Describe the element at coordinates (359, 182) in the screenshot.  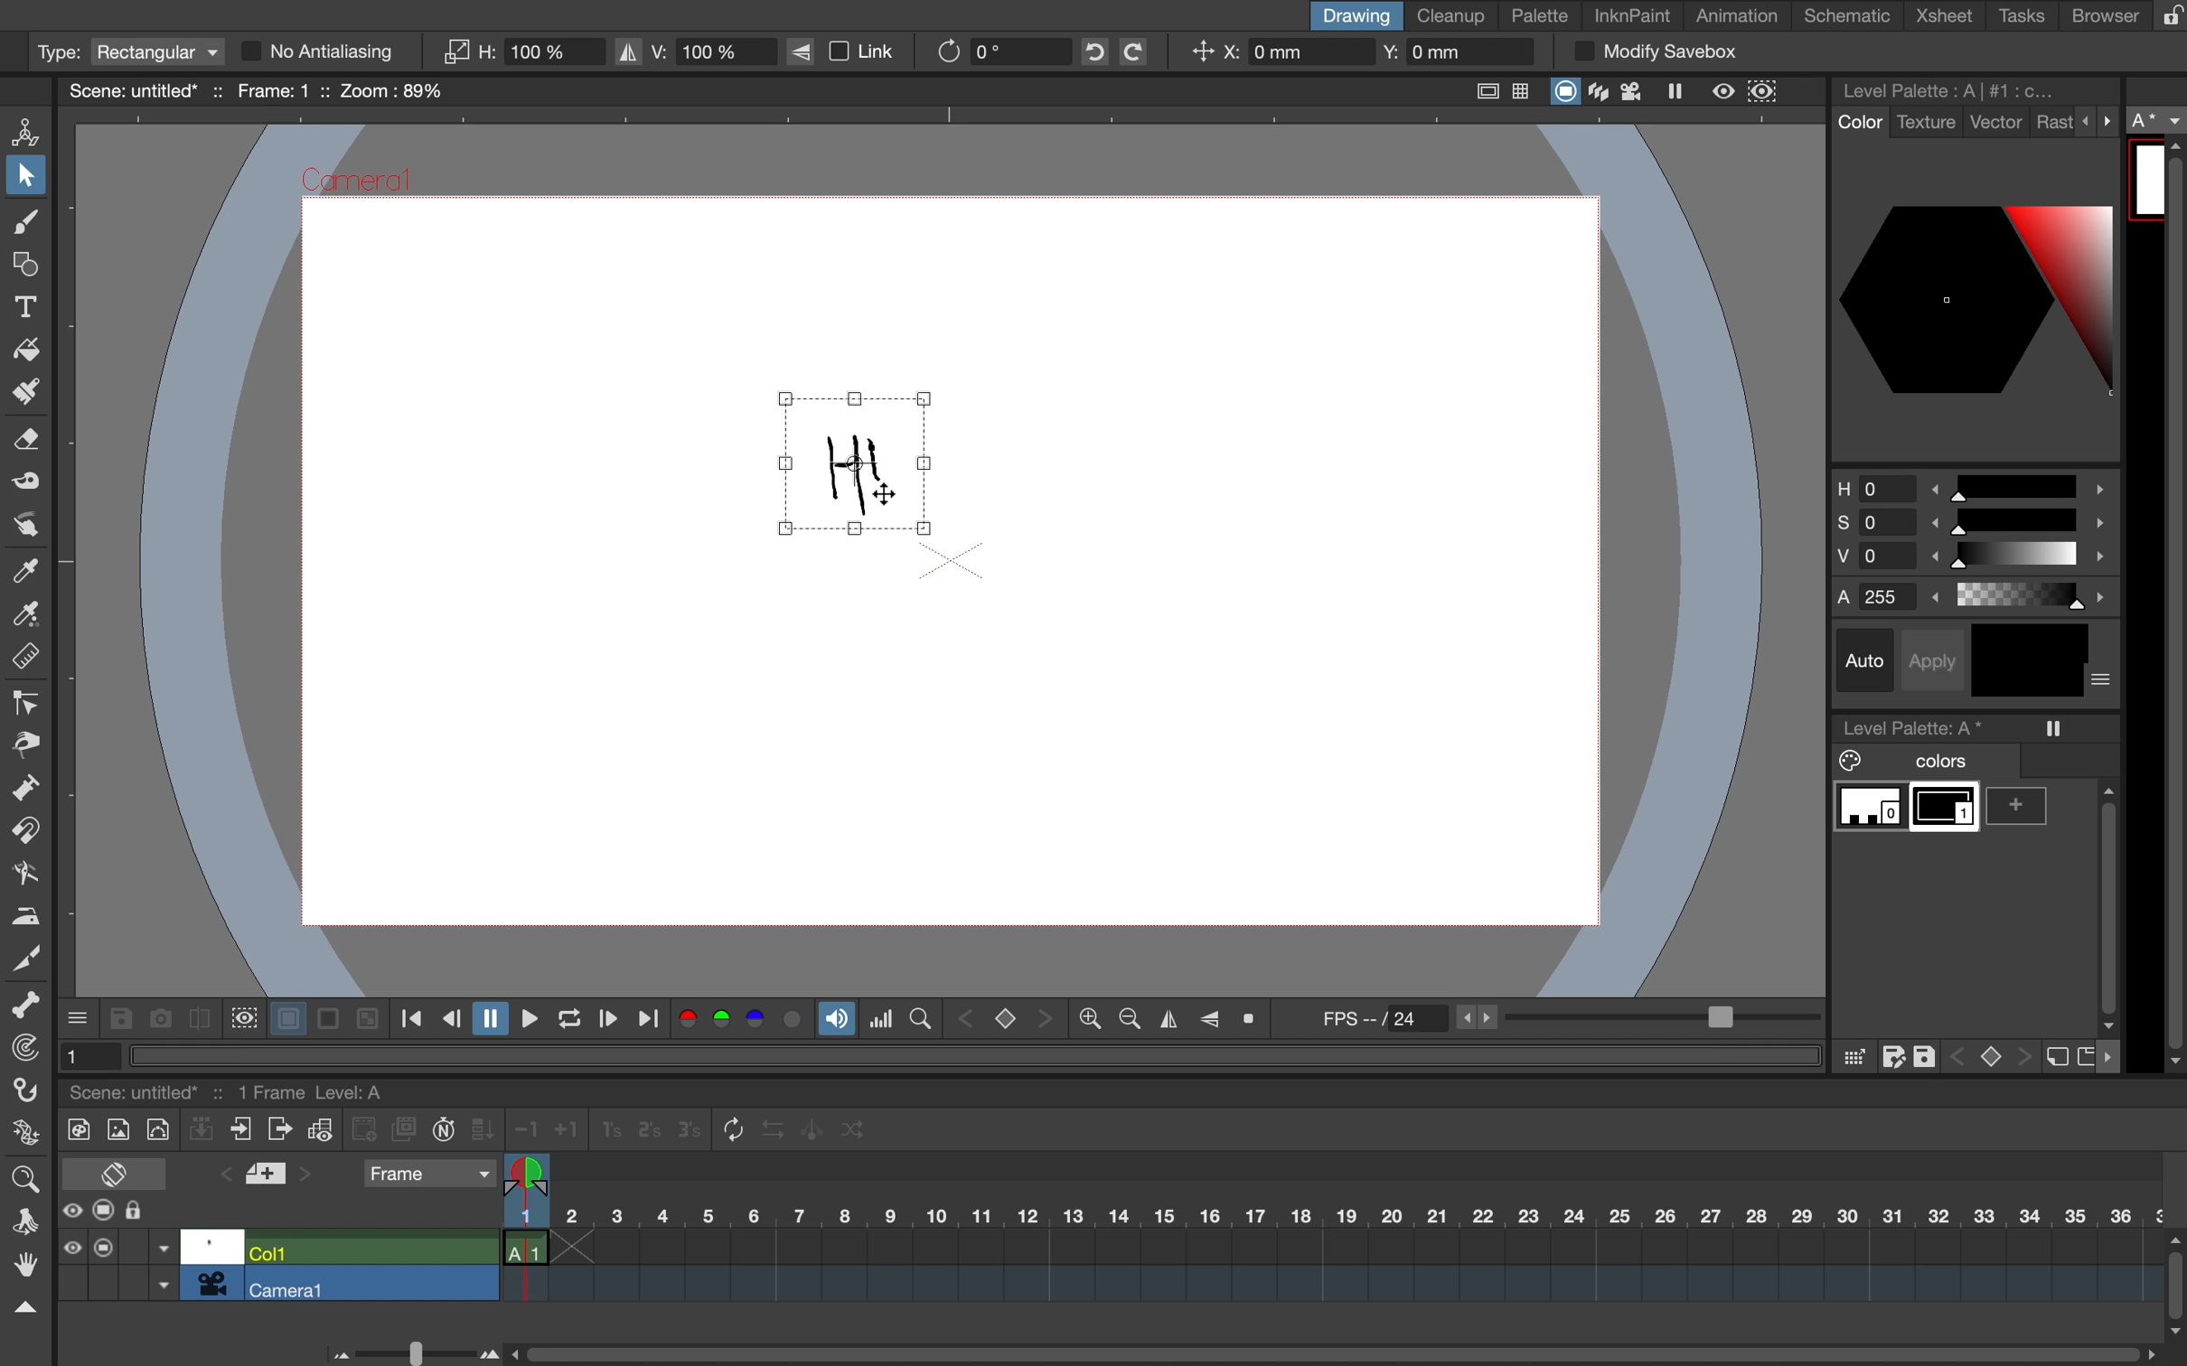
I see `Camera1` at that location.